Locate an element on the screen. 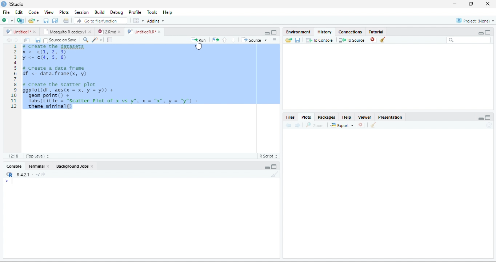  R 4.2.1 . ~/ is located at coordinates (27, 175).